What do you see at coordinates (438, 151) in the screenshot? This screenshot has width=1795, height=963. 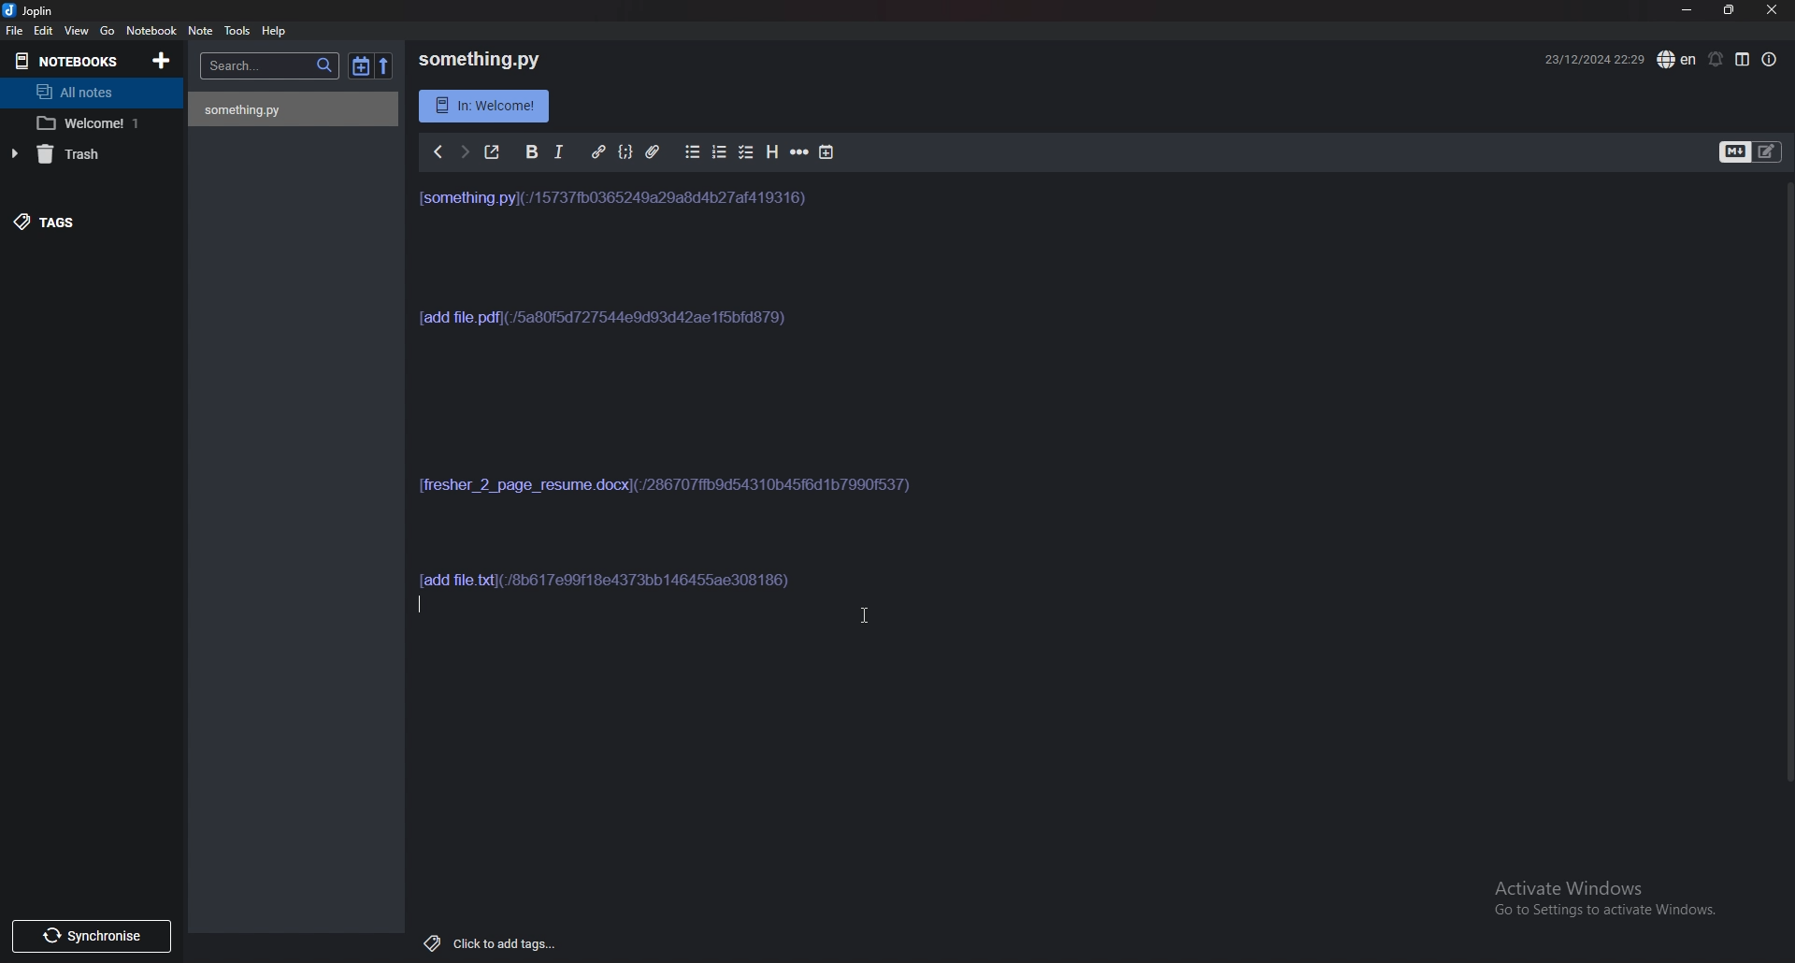 I see `Previous` at bounding box center [438, 151].